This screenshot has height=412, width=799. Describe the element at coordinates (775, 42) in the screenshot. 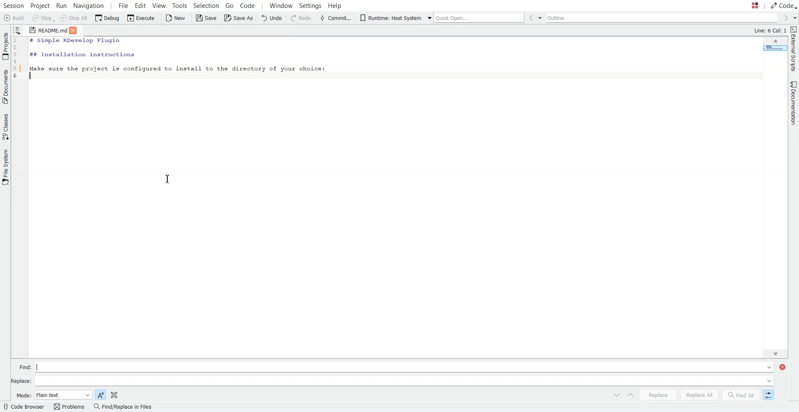

I see `Scroll up arrow` at that location.